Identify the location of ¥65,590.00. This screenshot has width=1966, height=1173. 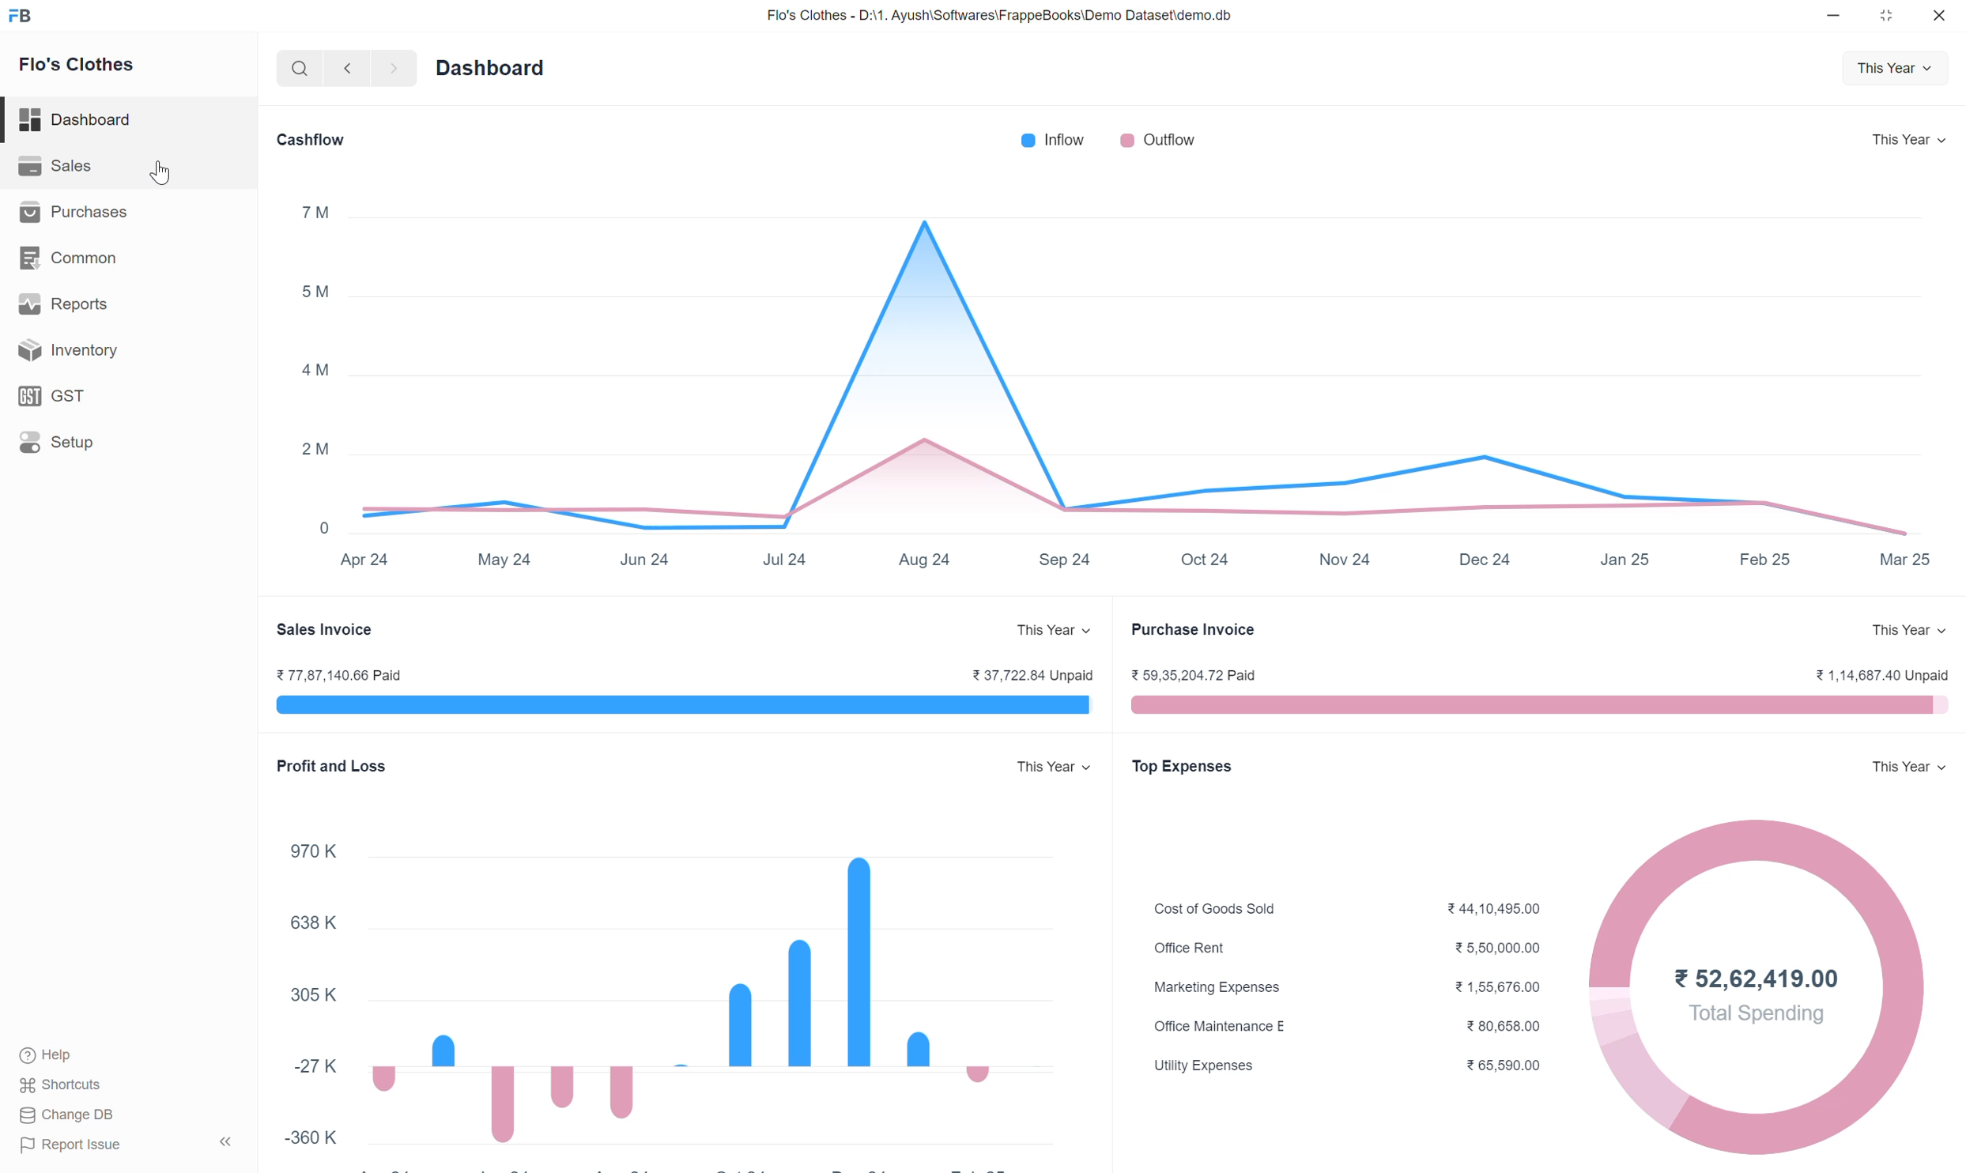
(1507, 1066).